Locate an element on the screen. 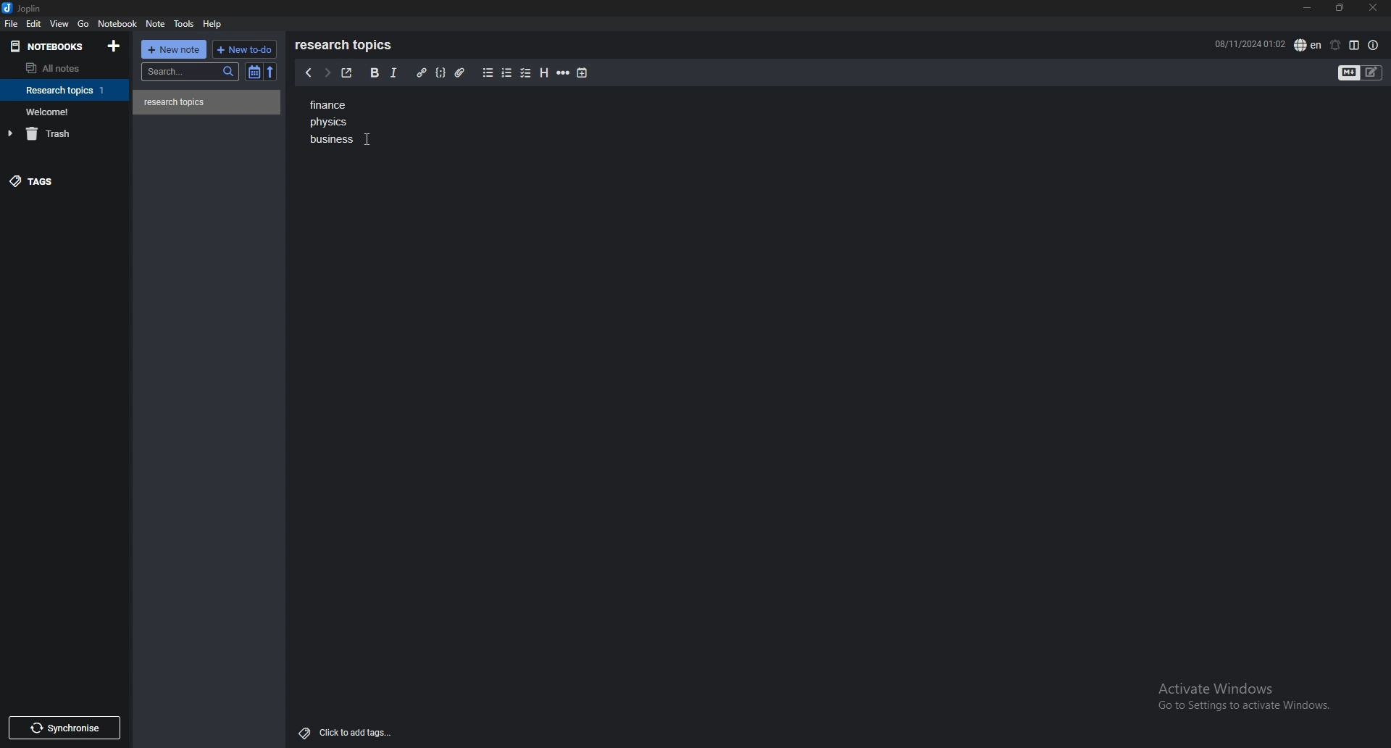 The image size is (1391, 748). checkbox is located at coordinates (526, 72).